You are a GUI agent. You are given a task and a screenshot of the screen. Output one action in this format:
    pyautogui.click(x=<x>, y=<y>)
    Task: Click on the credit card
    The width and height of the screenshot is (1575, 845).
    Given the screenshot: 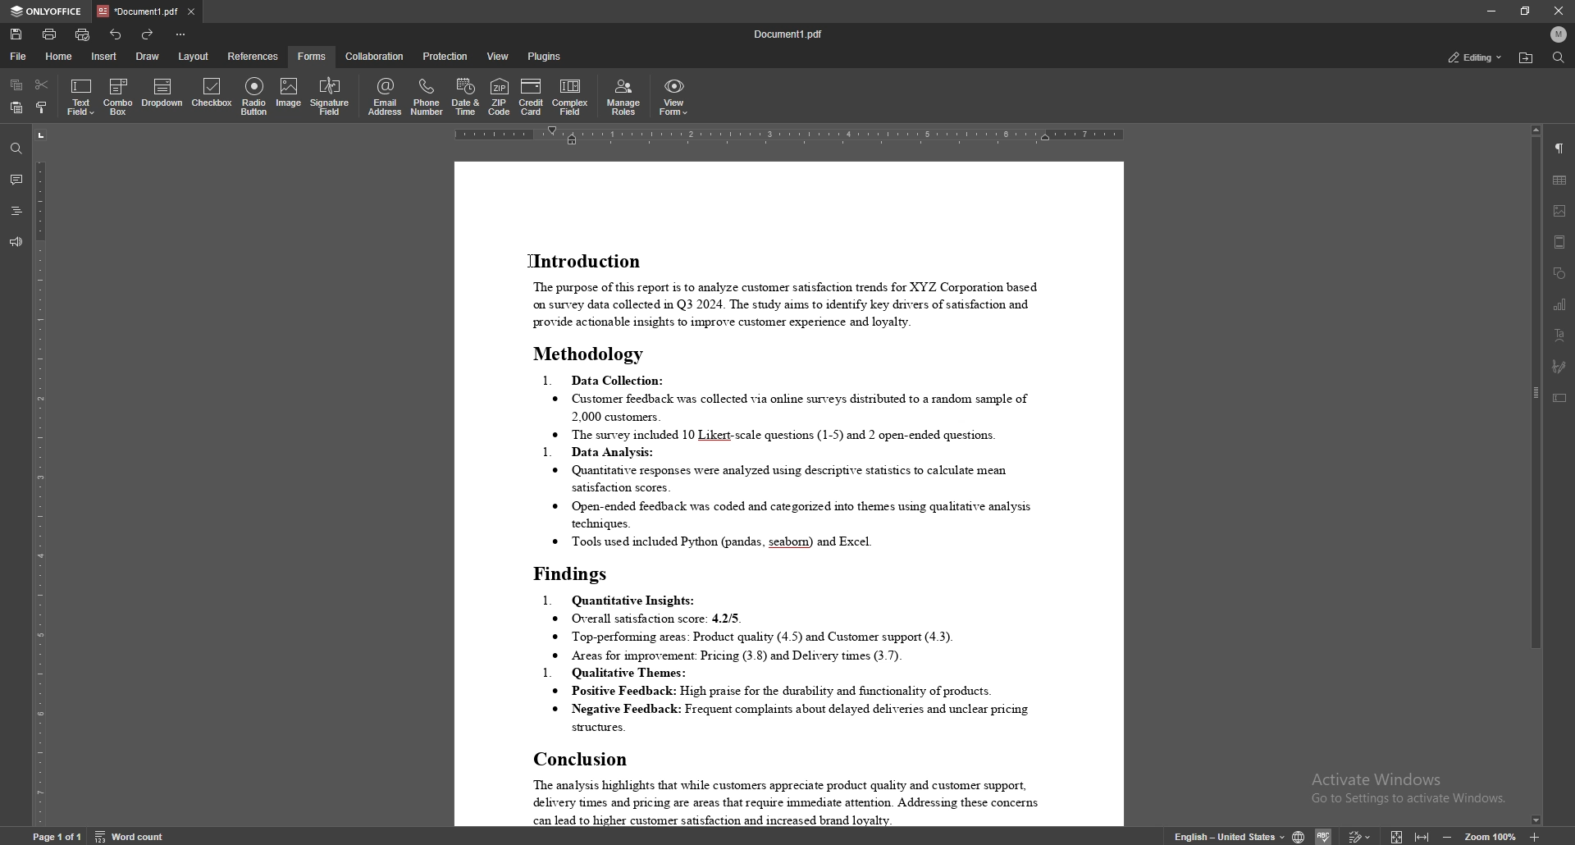 What is the action you would take?
    pyautogui.click(x=532, y=98)
    